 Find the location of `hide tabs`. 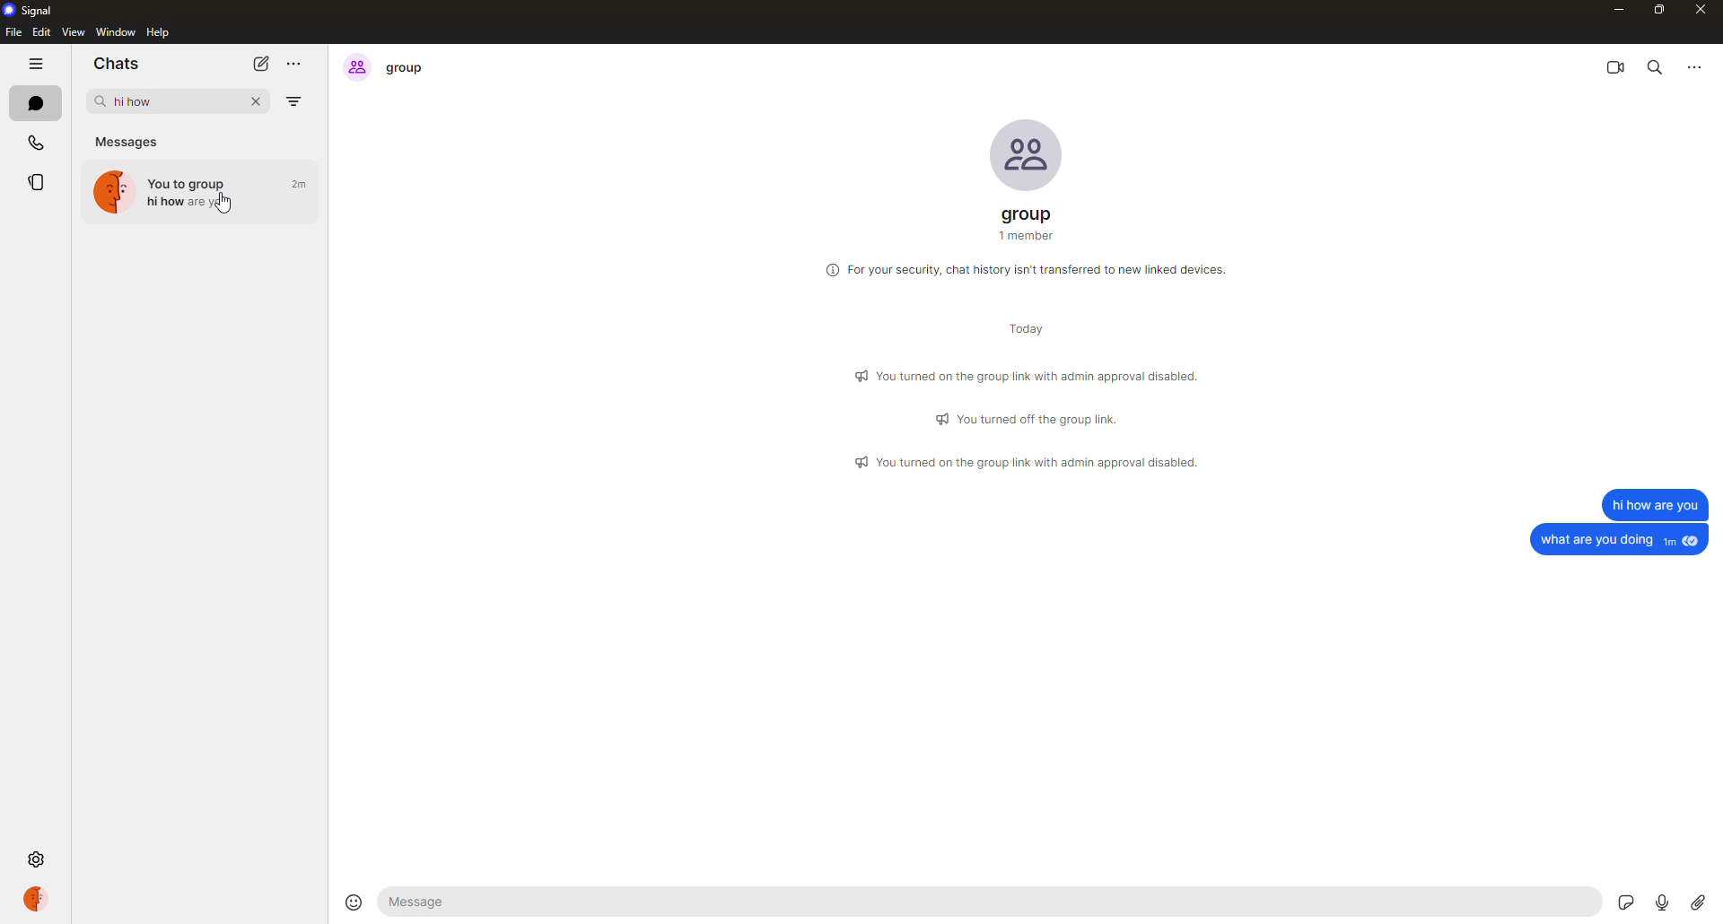

hide tabs is located at coordinates (35, 65).